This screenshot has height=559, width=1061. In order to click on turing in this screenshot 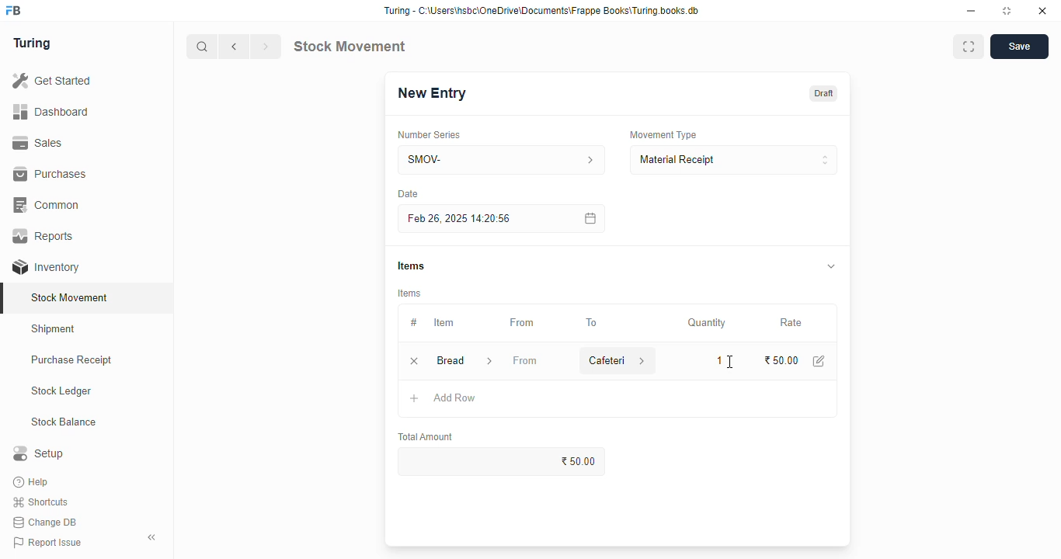, I will do `click(33, 43)`.